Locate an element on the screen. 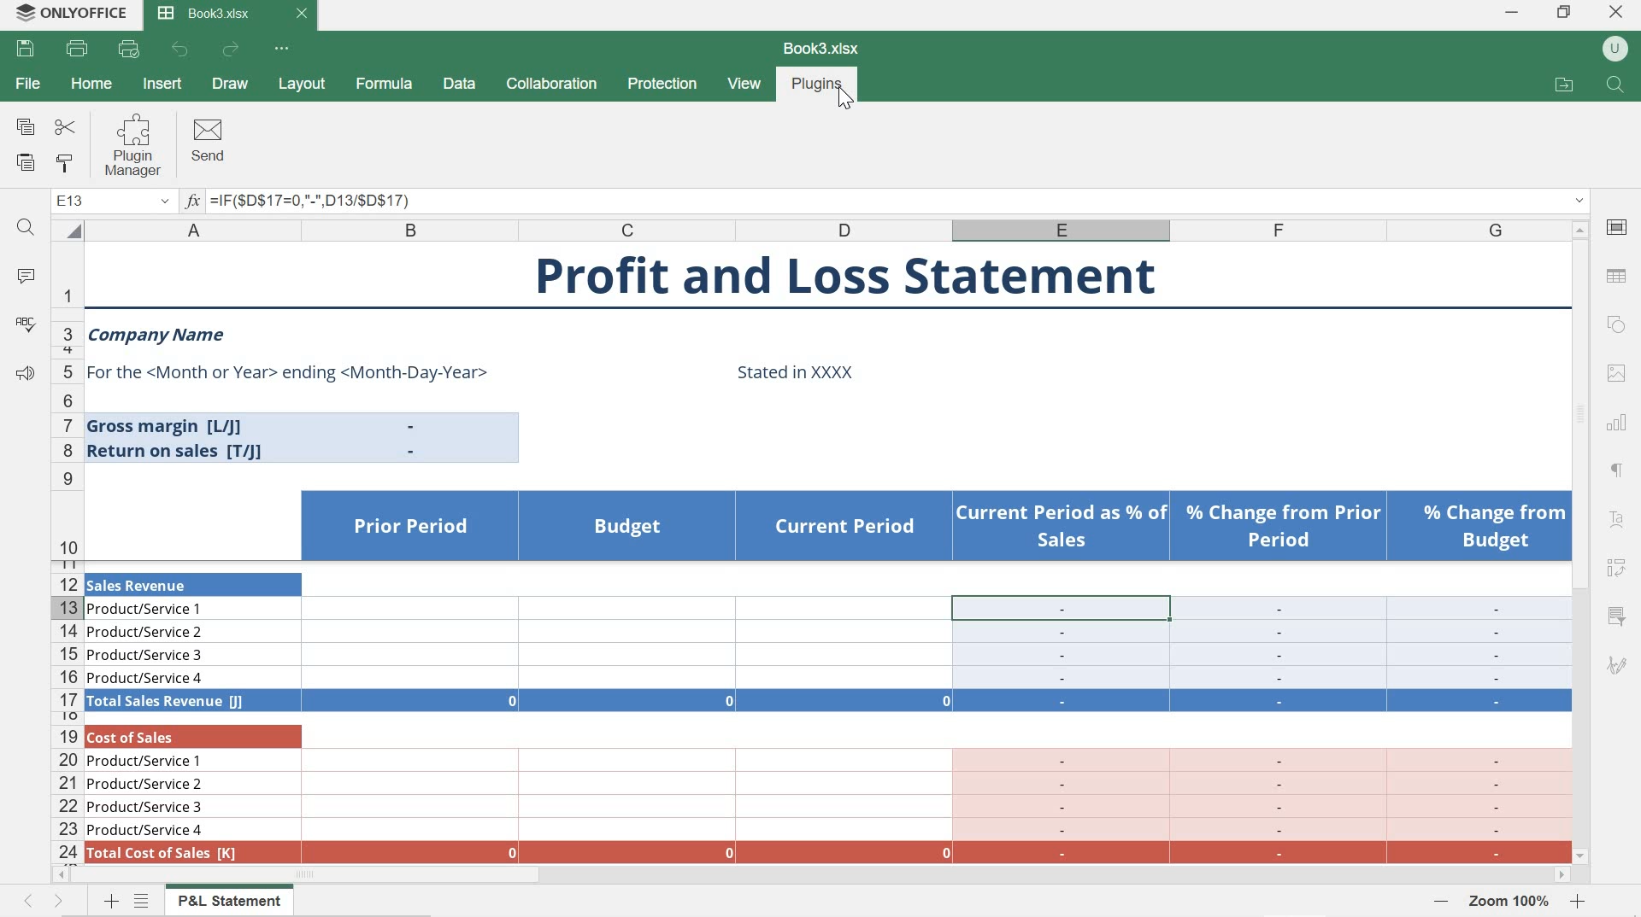 This screenshot has height=917, width=1641. find is located at coordinates (25, 232).